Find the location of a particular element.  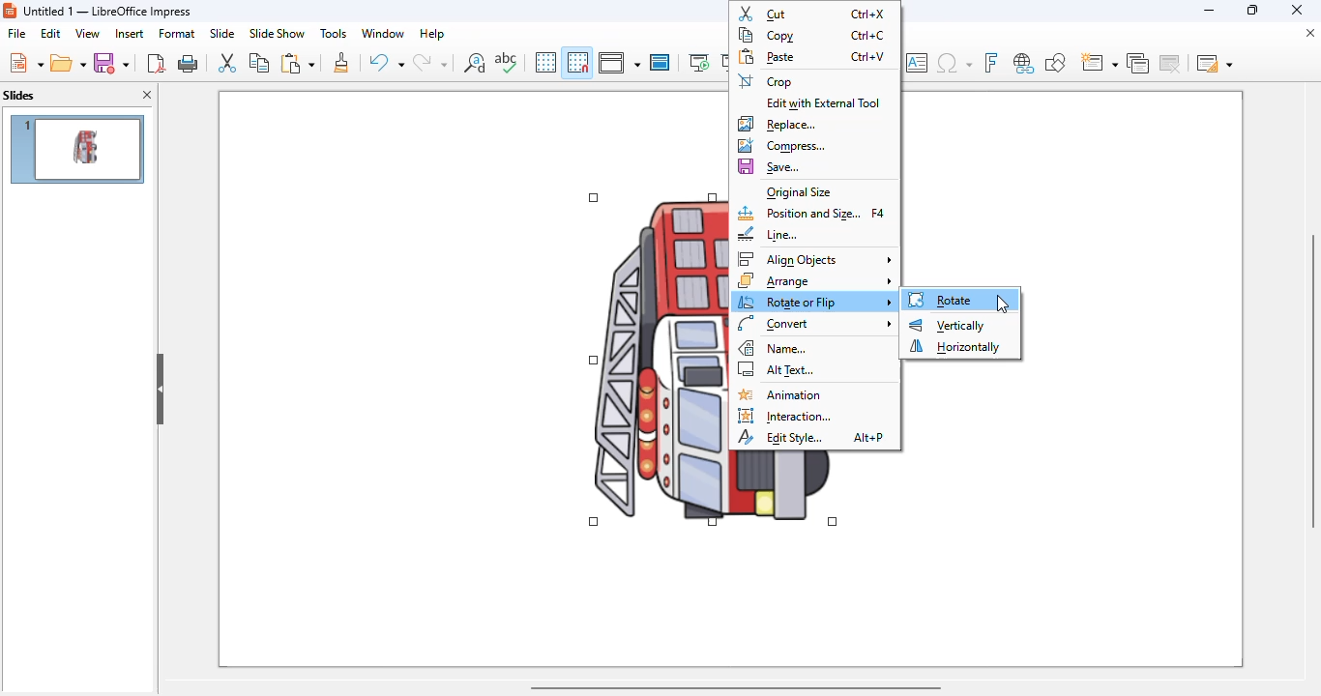

alt text is located at coordinates (778, 369).